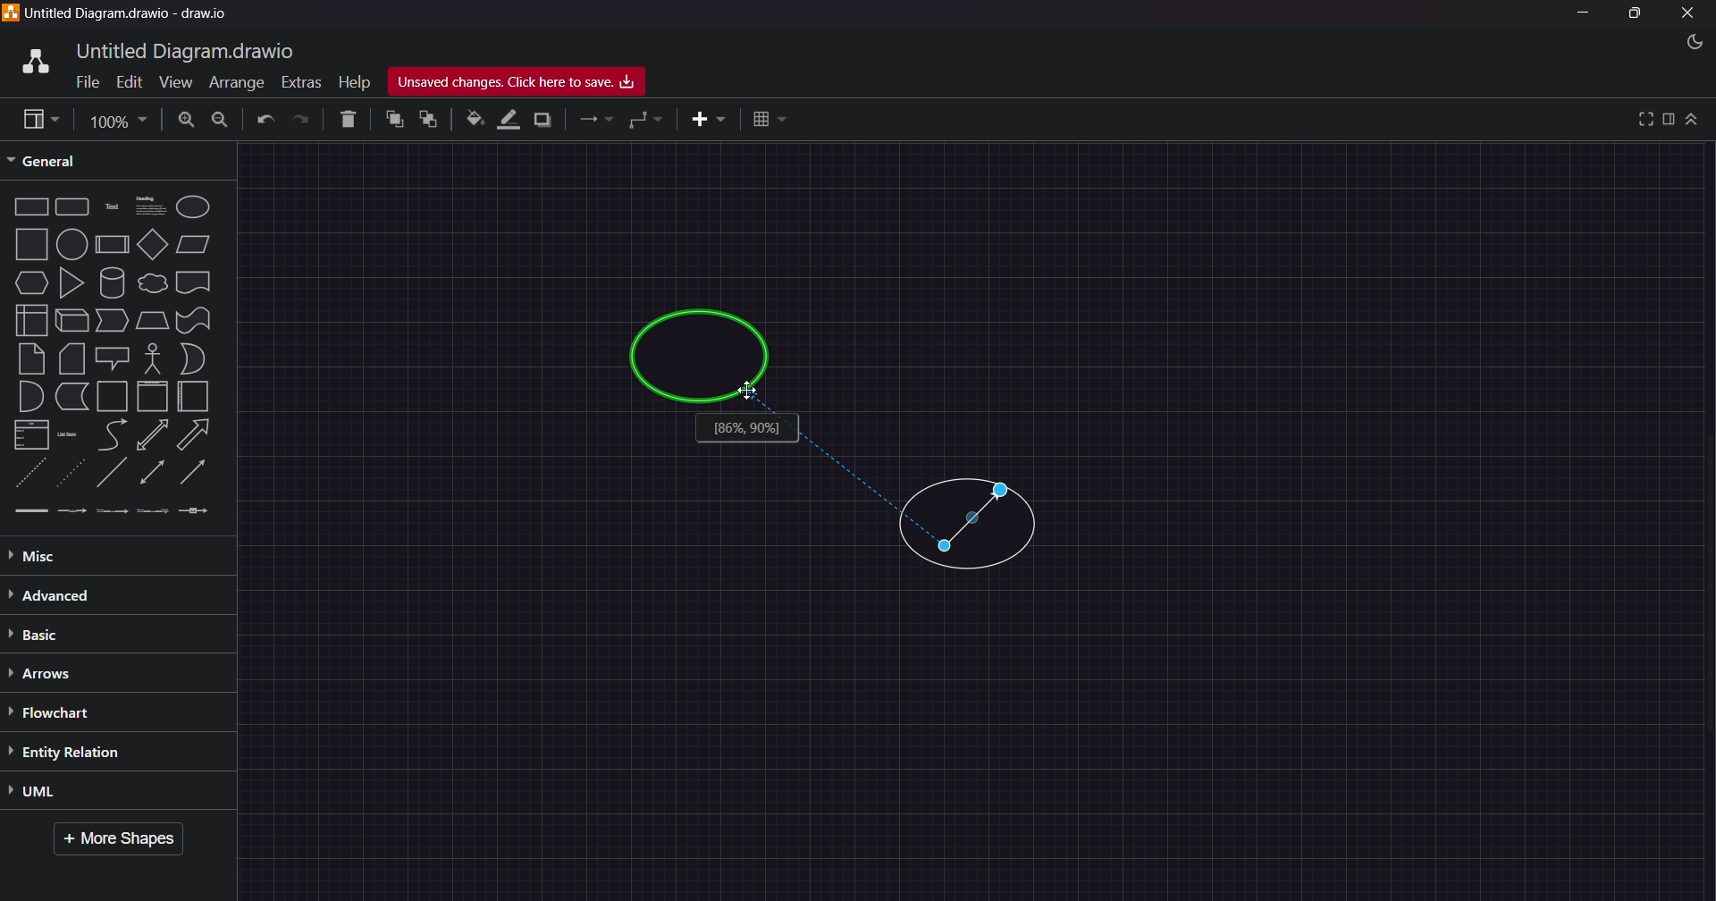 The width and height of the screenshot is (1716, 901). What do you see at coordinates (1669, 119) in the screenshot?
I see `format` at bounding box center [1669, 119].